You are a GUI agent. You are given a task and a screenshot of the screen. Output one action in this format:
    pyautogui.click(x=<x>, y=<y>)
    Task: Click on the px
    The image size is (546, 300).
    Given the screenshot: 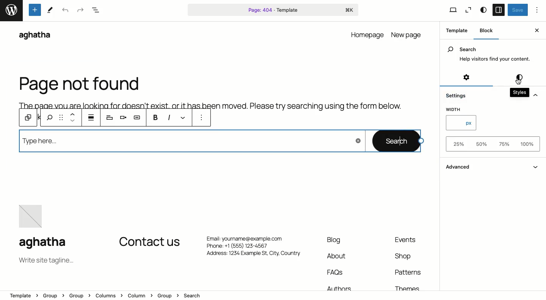 What is the action you would take?
    pyautogui.click(x=463, y=123)
    